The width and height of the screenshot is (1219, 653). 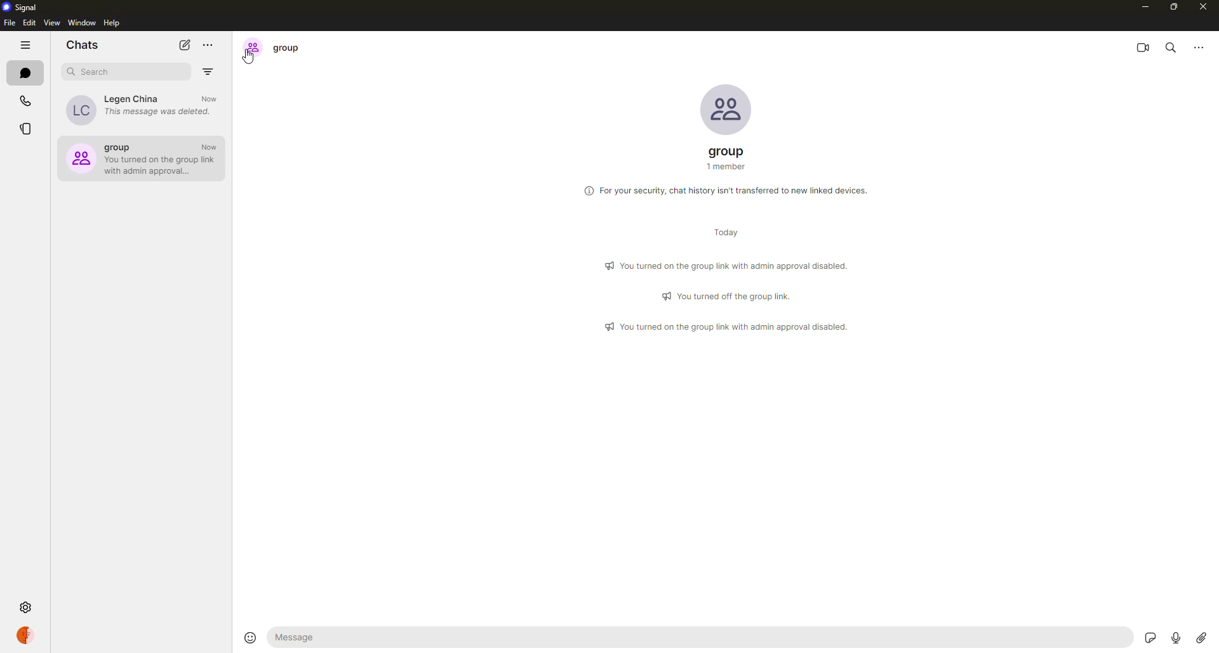 What do you see at coordinates (250, 637) in the screenshot?
I see `emoji` at bounding box center [250, 637].